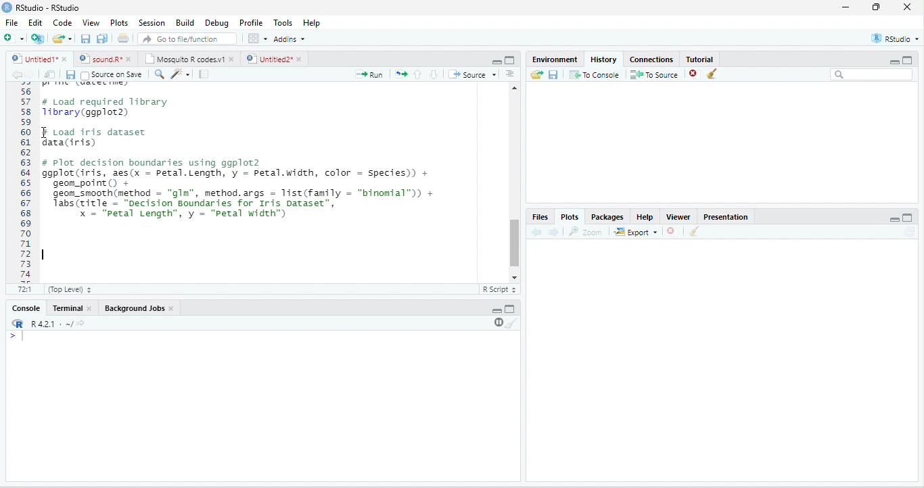 Image resolution: width=924 pixels, height=488 pixels. Describe the element at coordinates (130, 59) in the screenshot. I see `close` at that location.